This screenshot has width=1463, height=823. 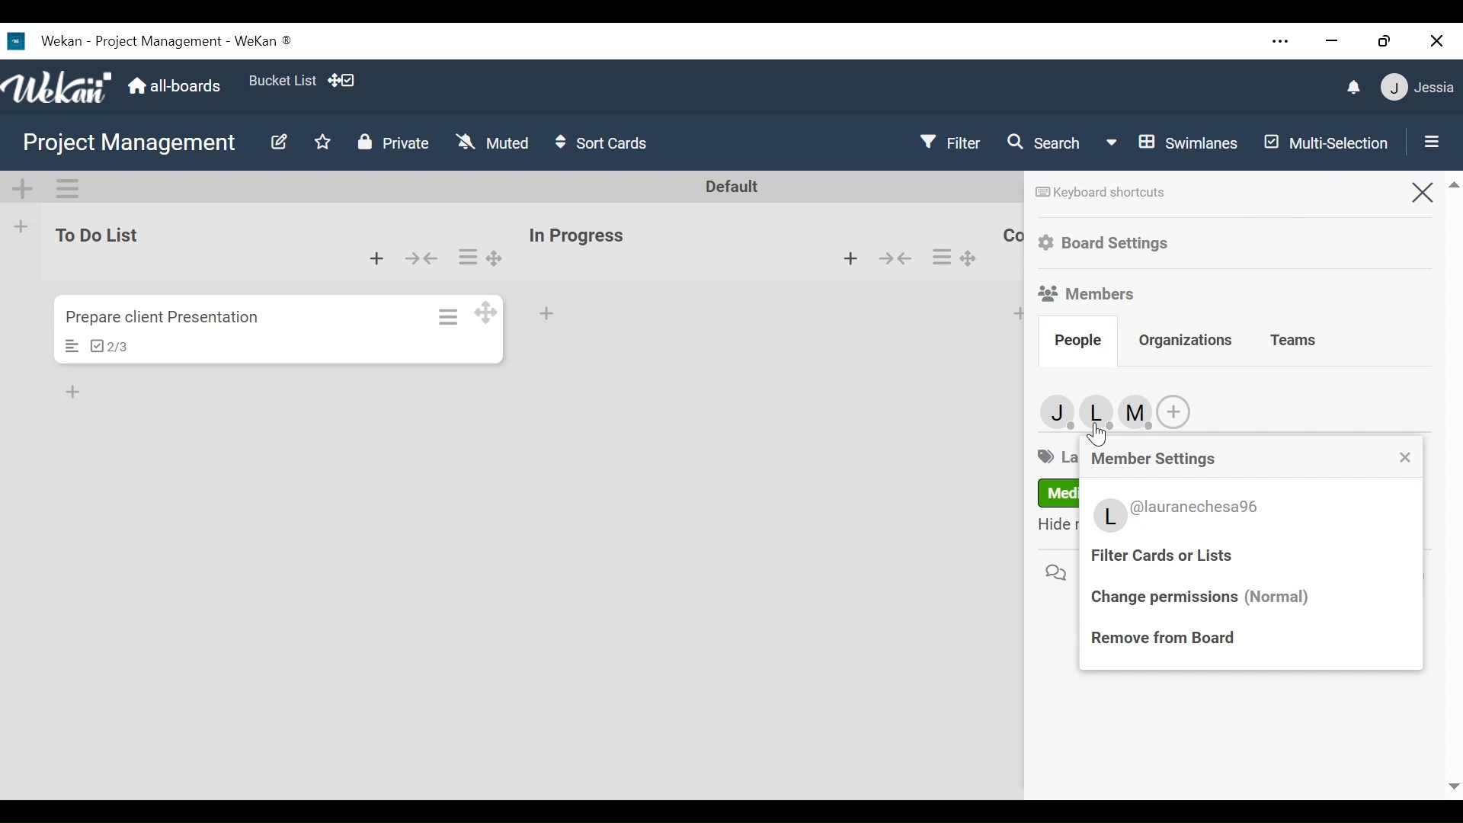 I want to click on Members, so click(x=1092, y=411).